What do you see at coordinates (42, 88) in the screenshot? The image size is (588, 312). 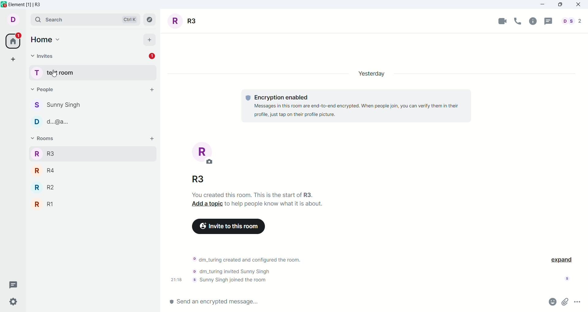 I see `people` at bounding box center [42, 88].